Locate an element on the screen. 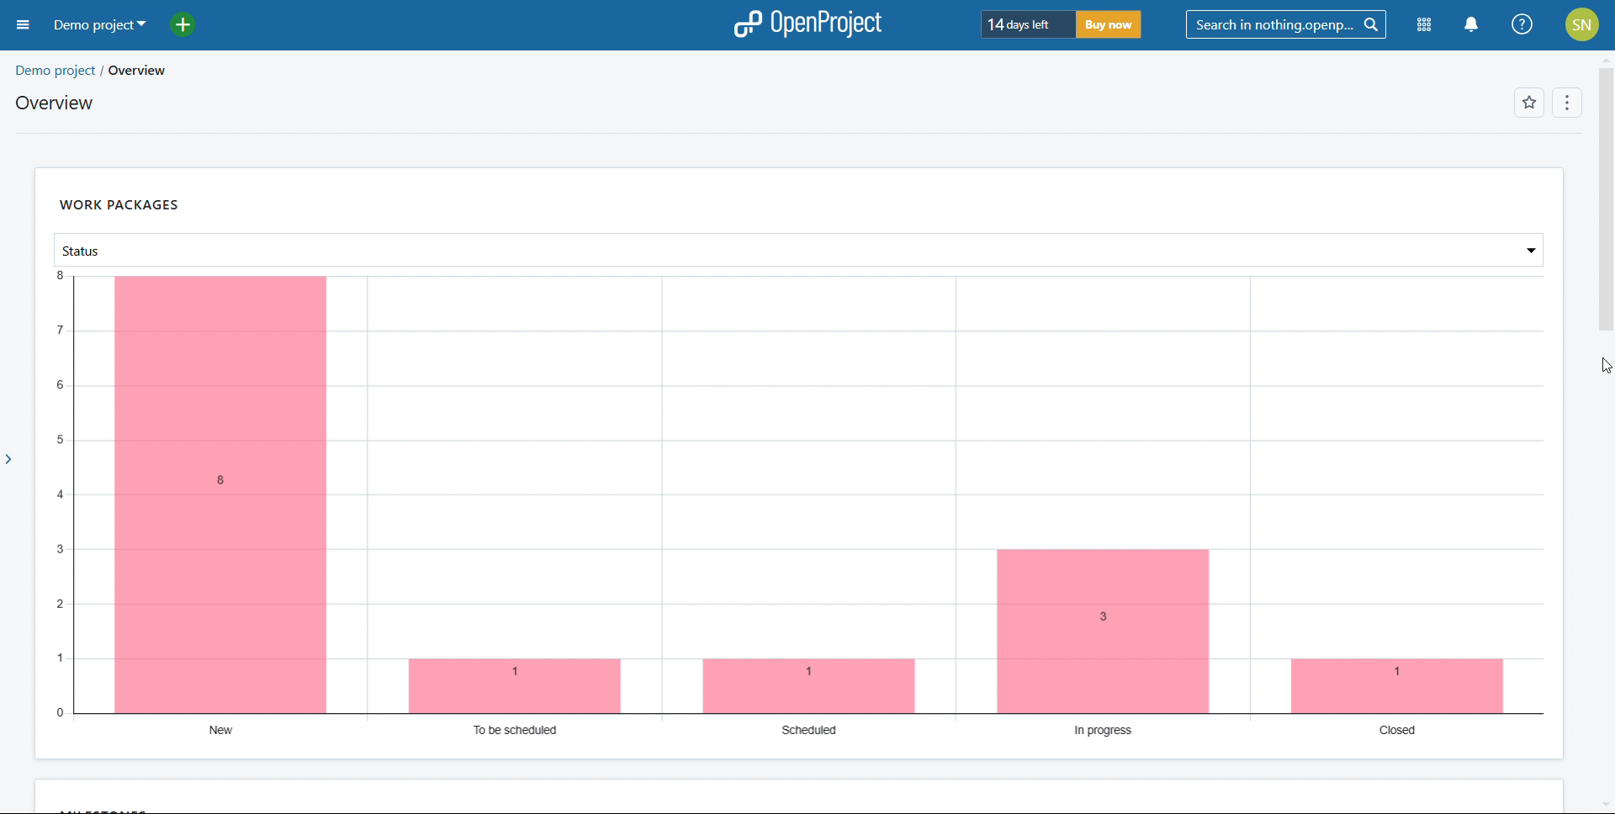  cursor is located at coordinates (1591, 374).